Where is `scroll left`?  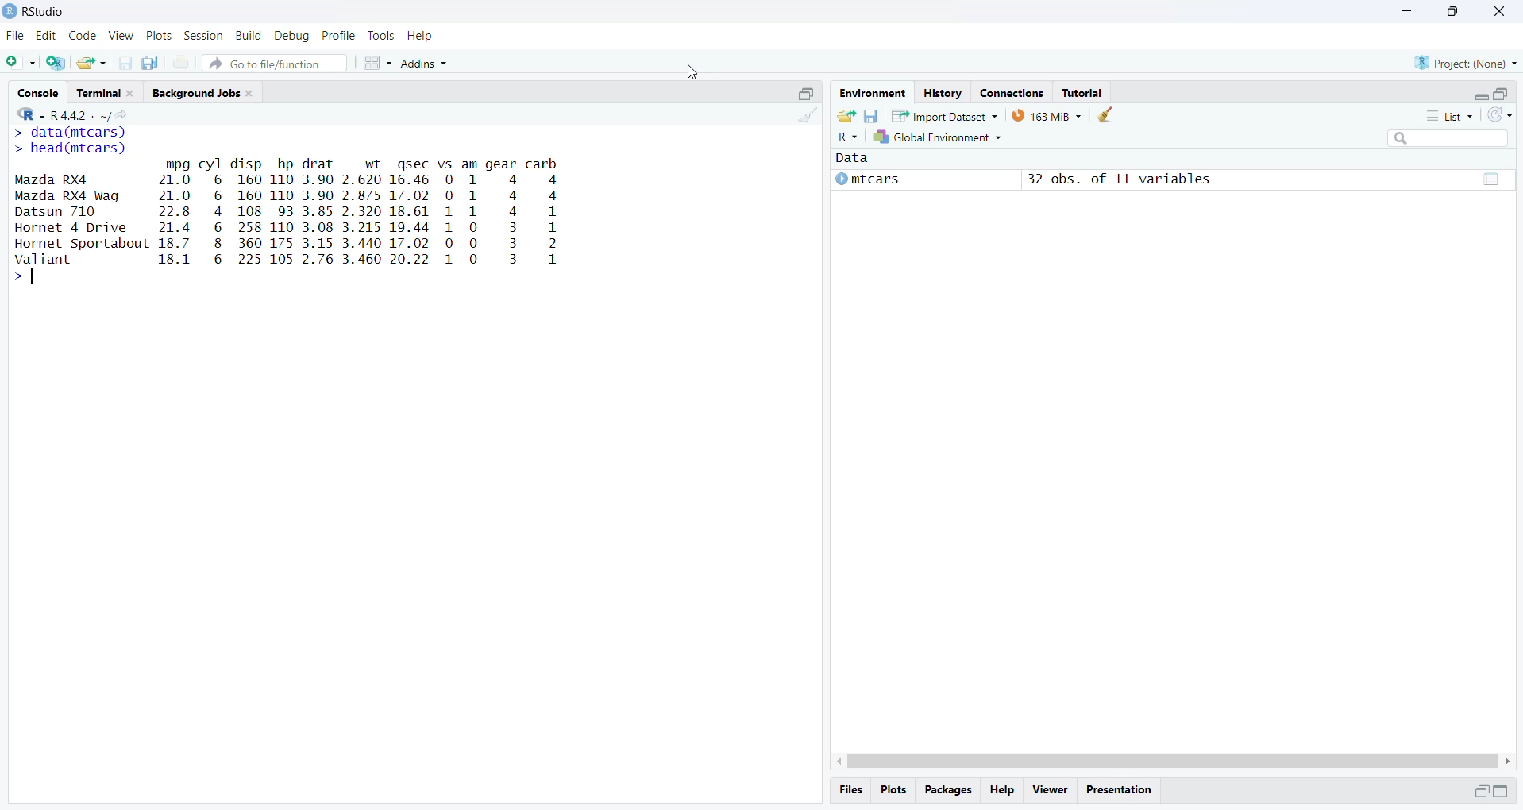
scroll left is located at coordinates (837, 762).